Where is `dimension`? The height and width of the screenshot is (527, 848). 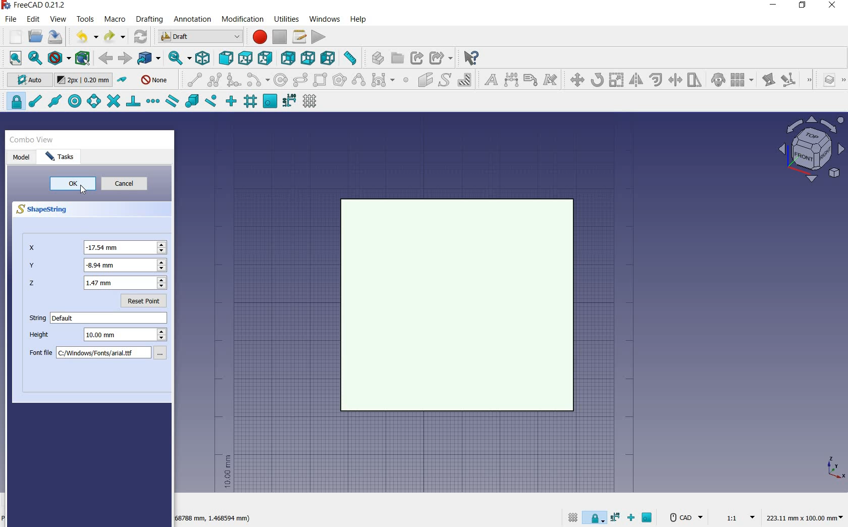 dimension is located at coordinates (214, 519).